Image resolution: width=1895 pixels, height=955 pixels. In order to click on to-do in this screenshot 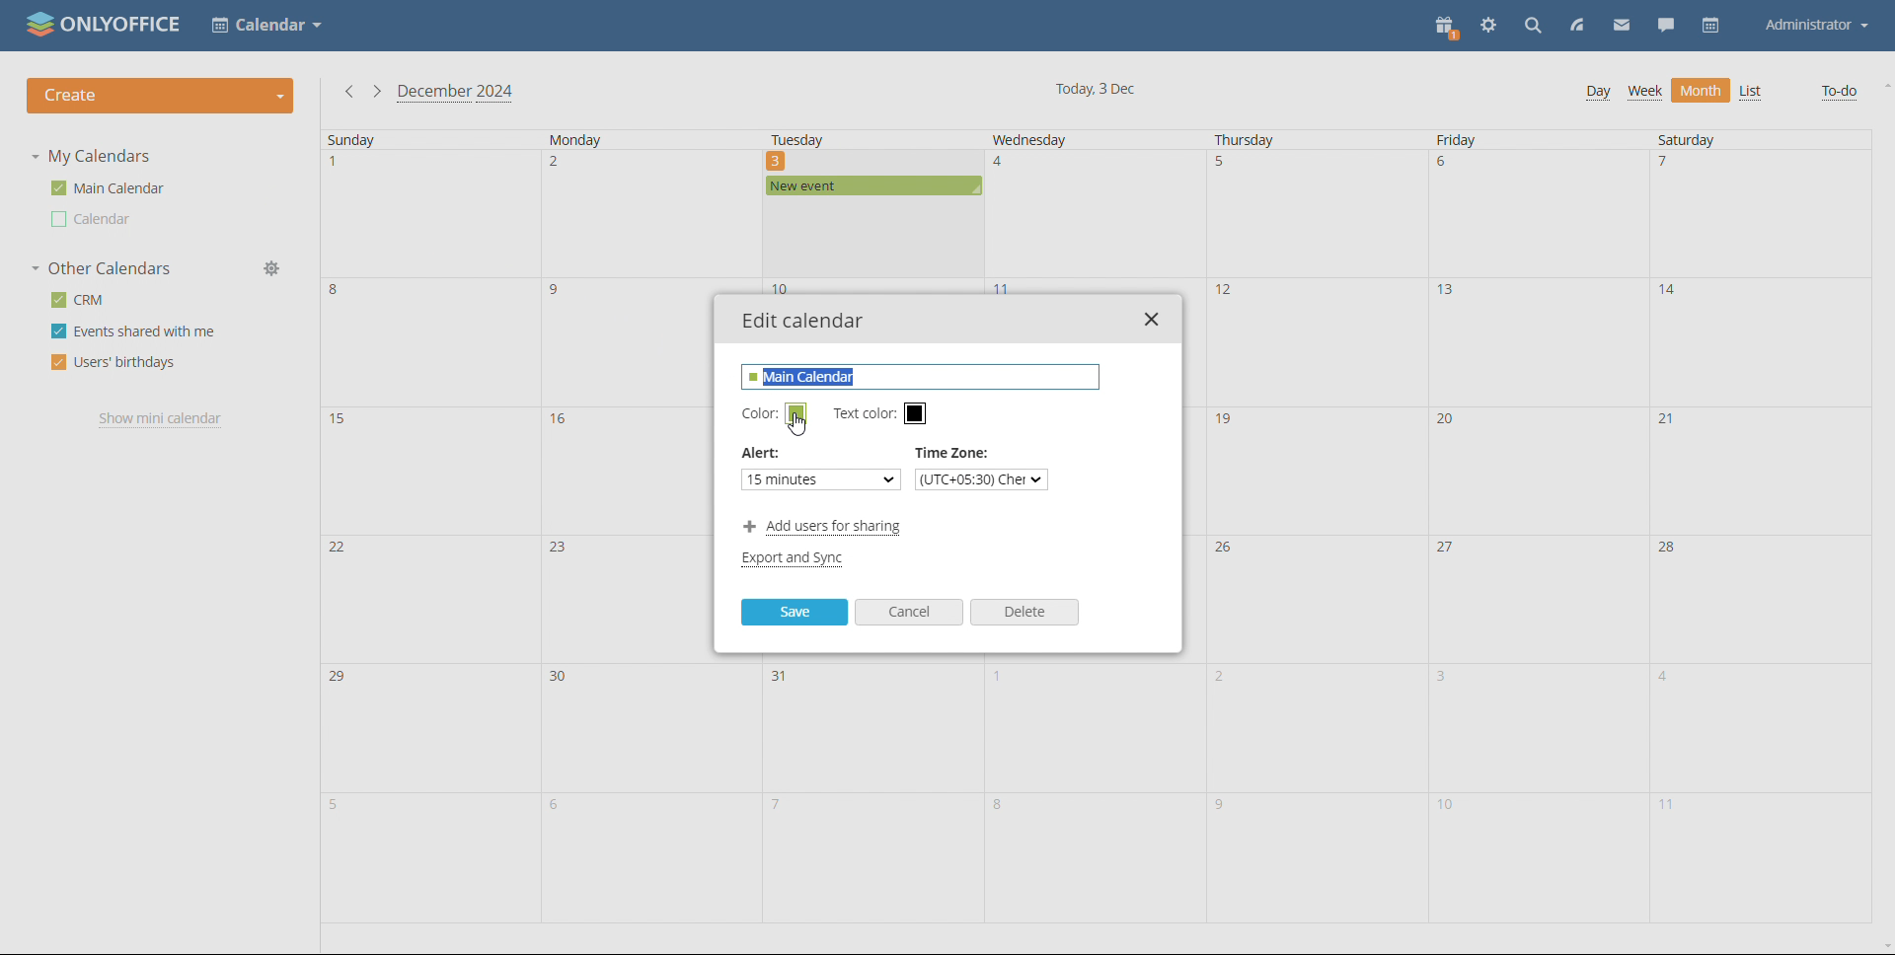, I will do `click(1840, 93)`.